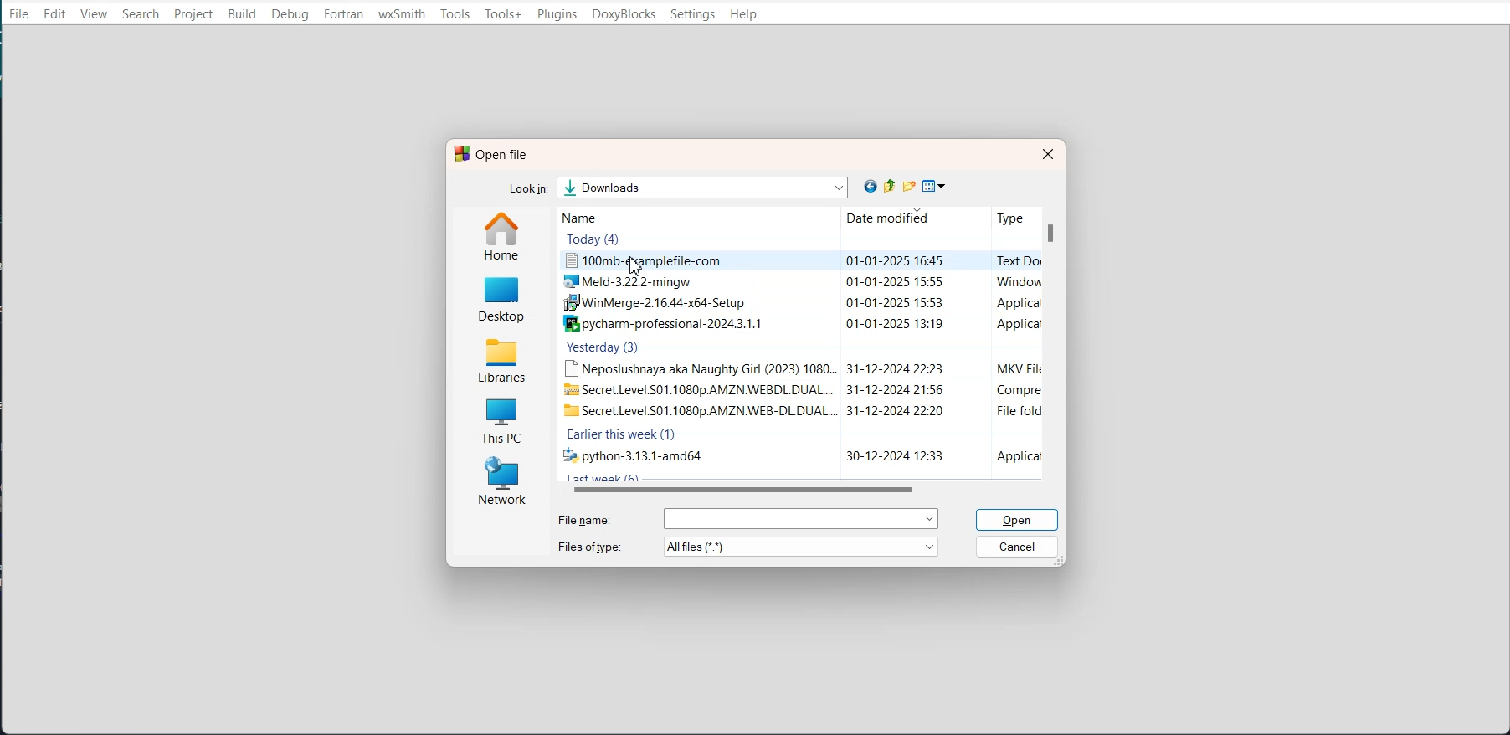 This screenshot has height=735, width=1510. Describe the element at coordinates (1020, 520) in the screenshot. I see `Open` at that location.